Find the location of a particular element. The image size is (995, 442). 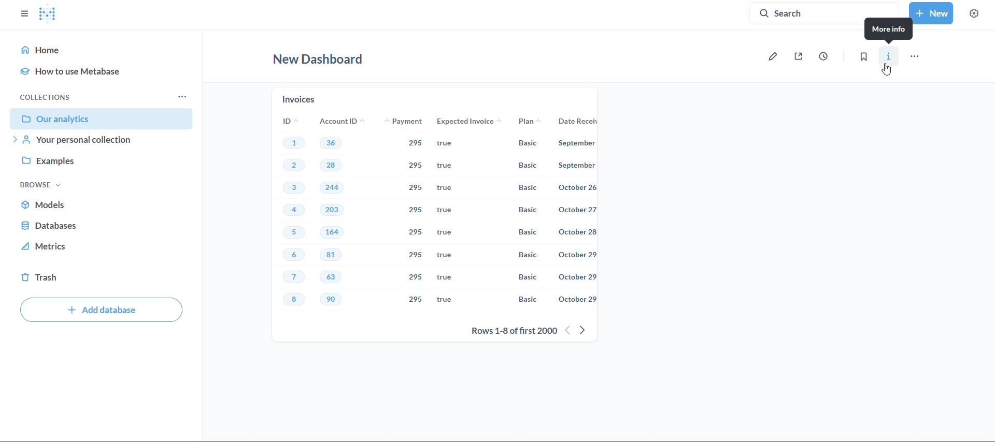

move,trash, and more is located at coordinates (916, 55).